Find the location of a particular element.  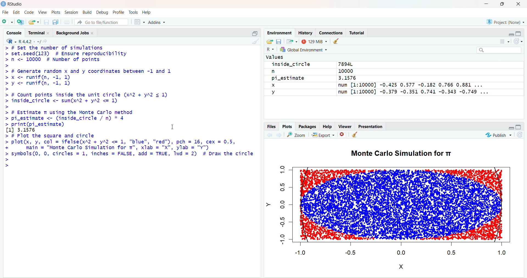

Publish is located at coordinates (498, 136).